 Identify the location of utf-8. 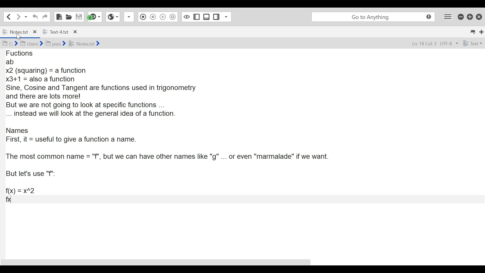
(449, 44).